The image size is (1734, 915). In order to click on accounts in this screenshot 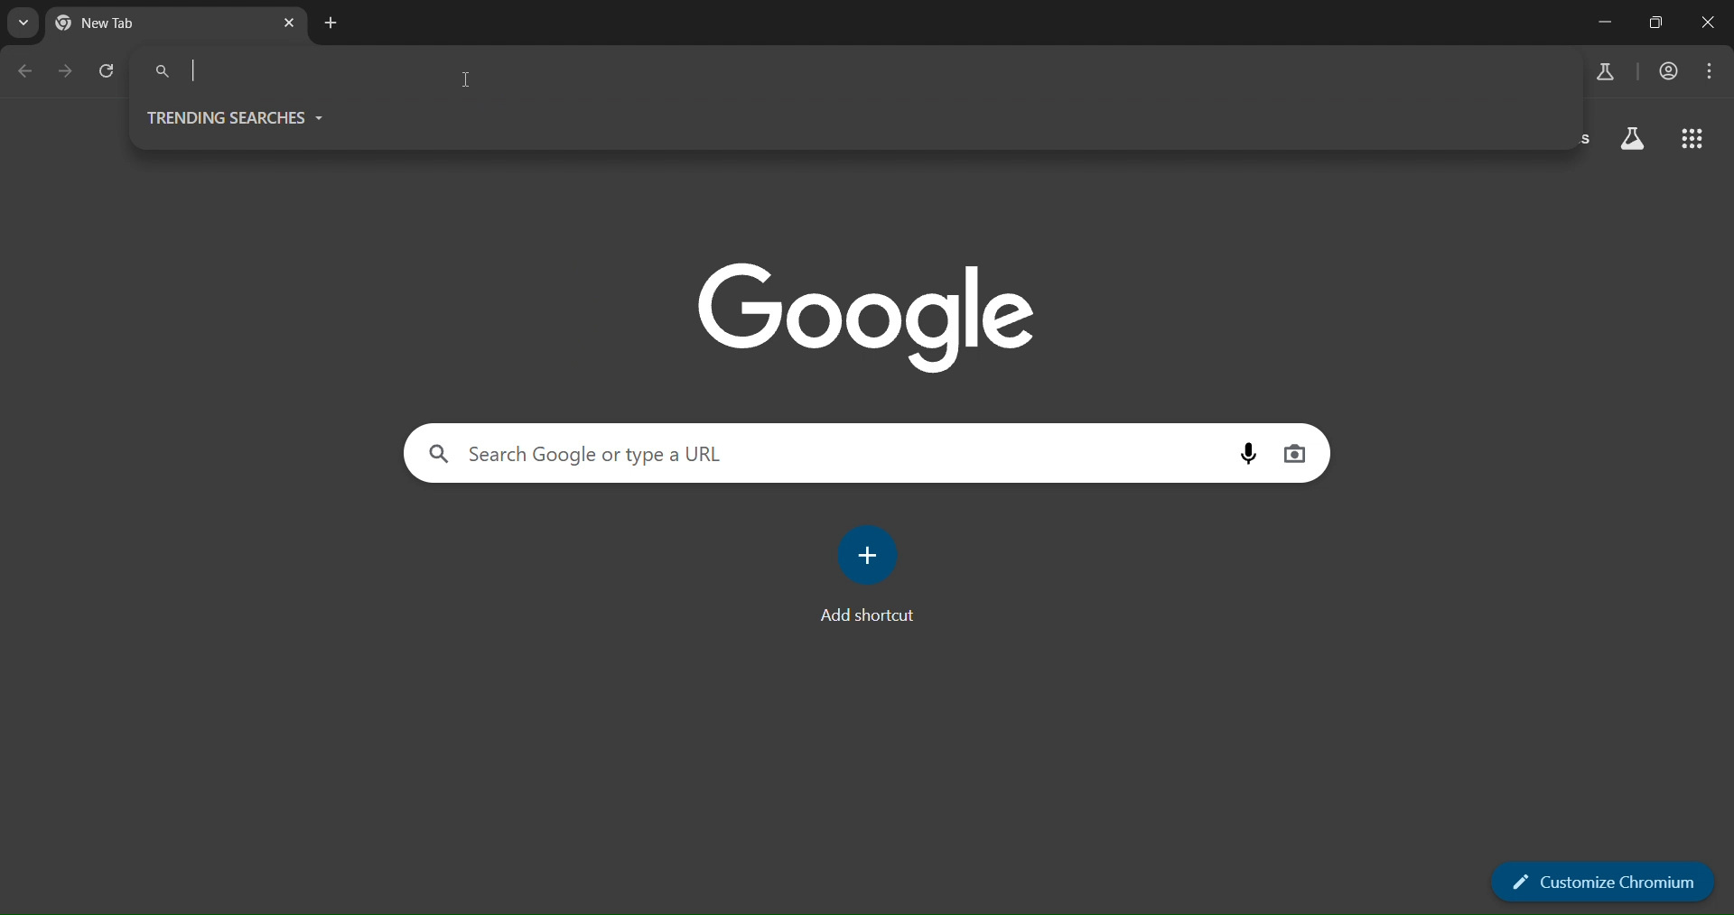, I will do `click(1668, 71)`.